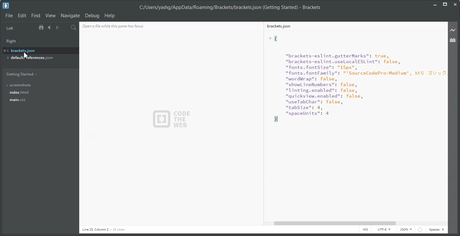  Describe the element at coordinates (40, 93) in the screenshot. I see `index.html` at that location.